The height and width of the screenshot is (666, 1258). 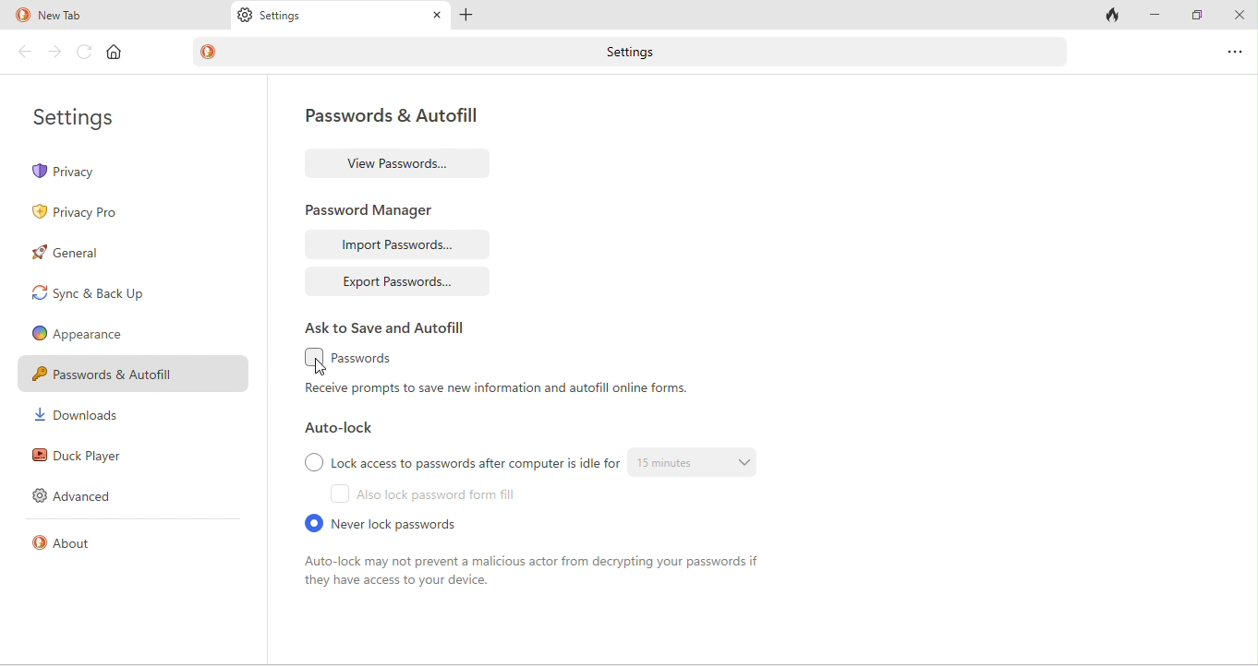 What do you see at coordinates (83, 51) in the screenshot?
I see `reload` at bounding box center [83, 51].